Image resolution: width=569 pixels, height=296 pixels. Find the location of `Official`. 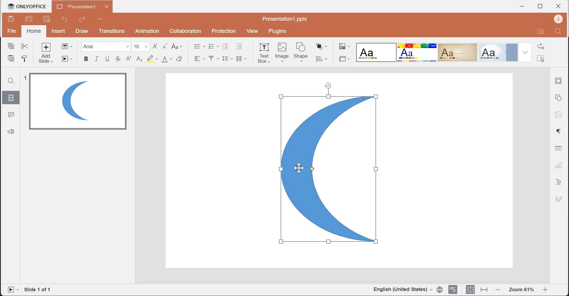

Official is located at coordinates (498, 52).